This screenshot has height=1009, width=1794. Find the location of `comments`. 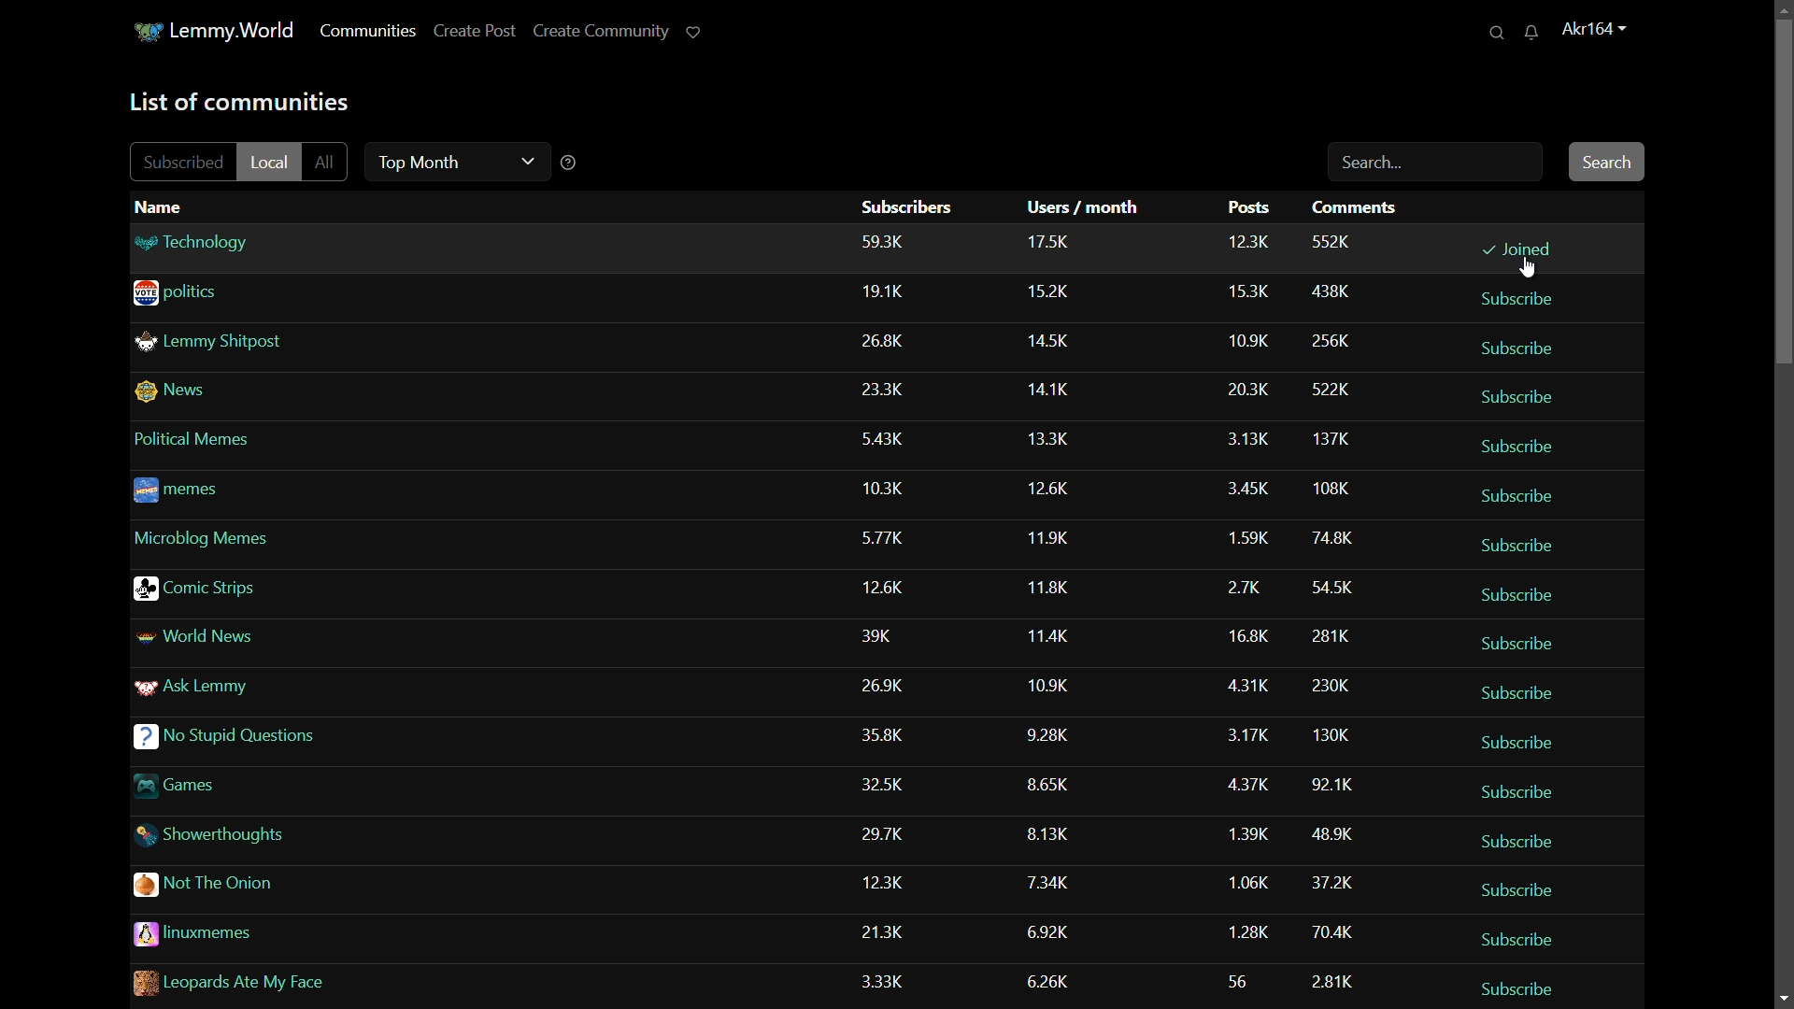

comments is located at coordinates (1337, 735).